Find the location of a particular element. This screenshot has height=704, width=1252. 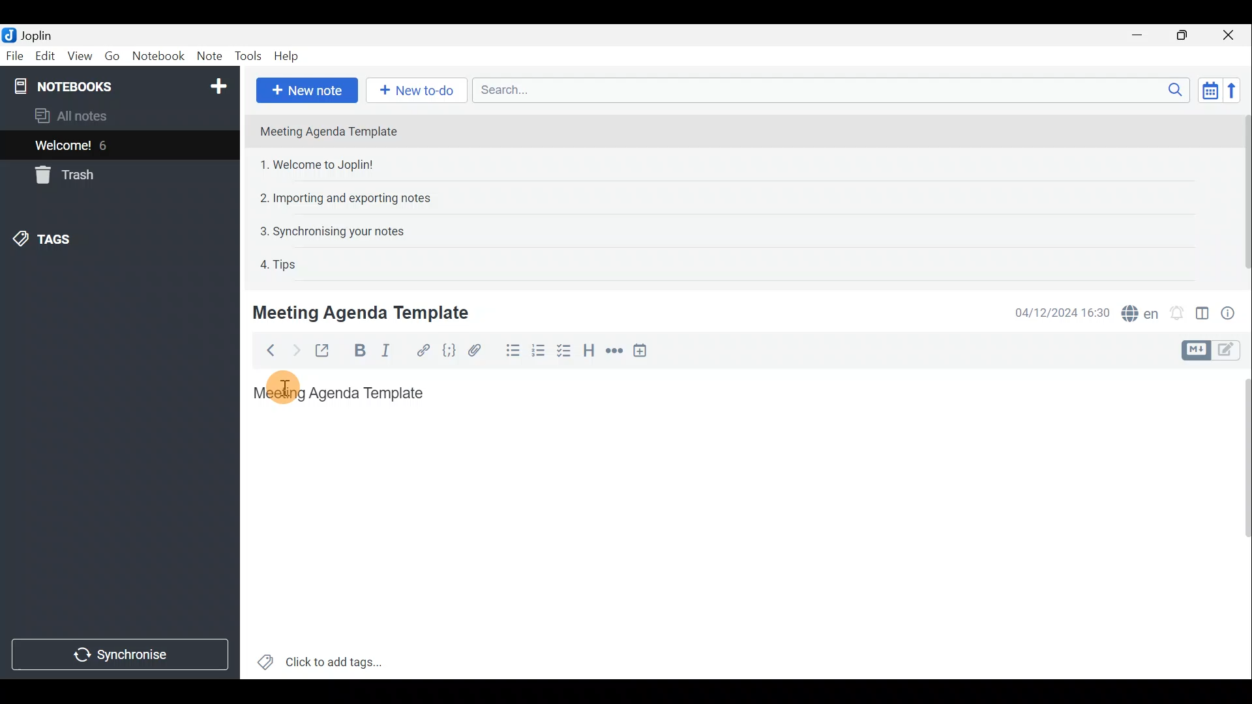

cursor is located at coordinates (284, 391).